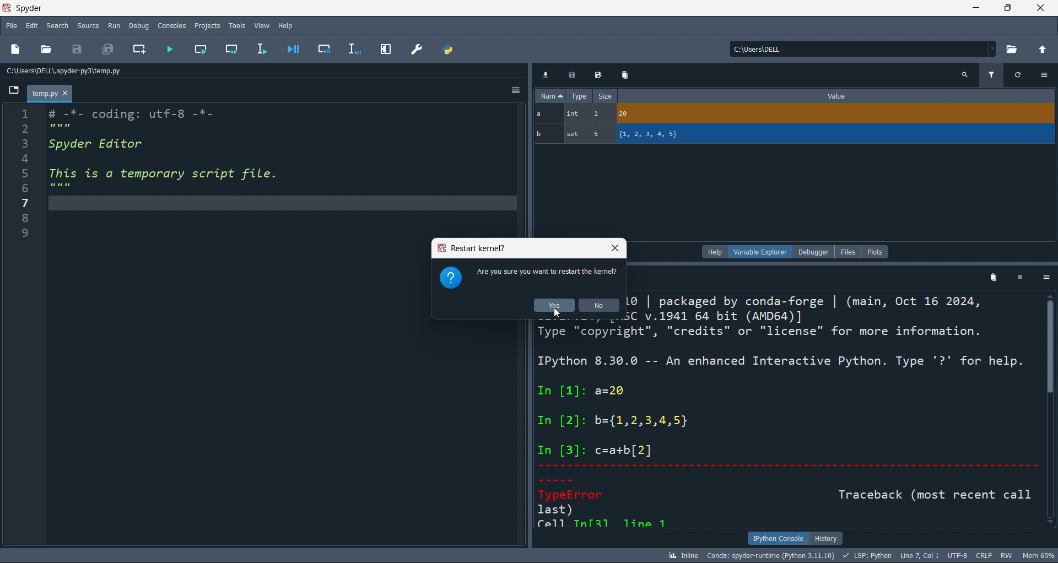 The height and width of the screenshot is (563, 1058). What do you see at coordinates (512, 91) in the screenshot?
I see `more options` at bounding box center [512, 91].